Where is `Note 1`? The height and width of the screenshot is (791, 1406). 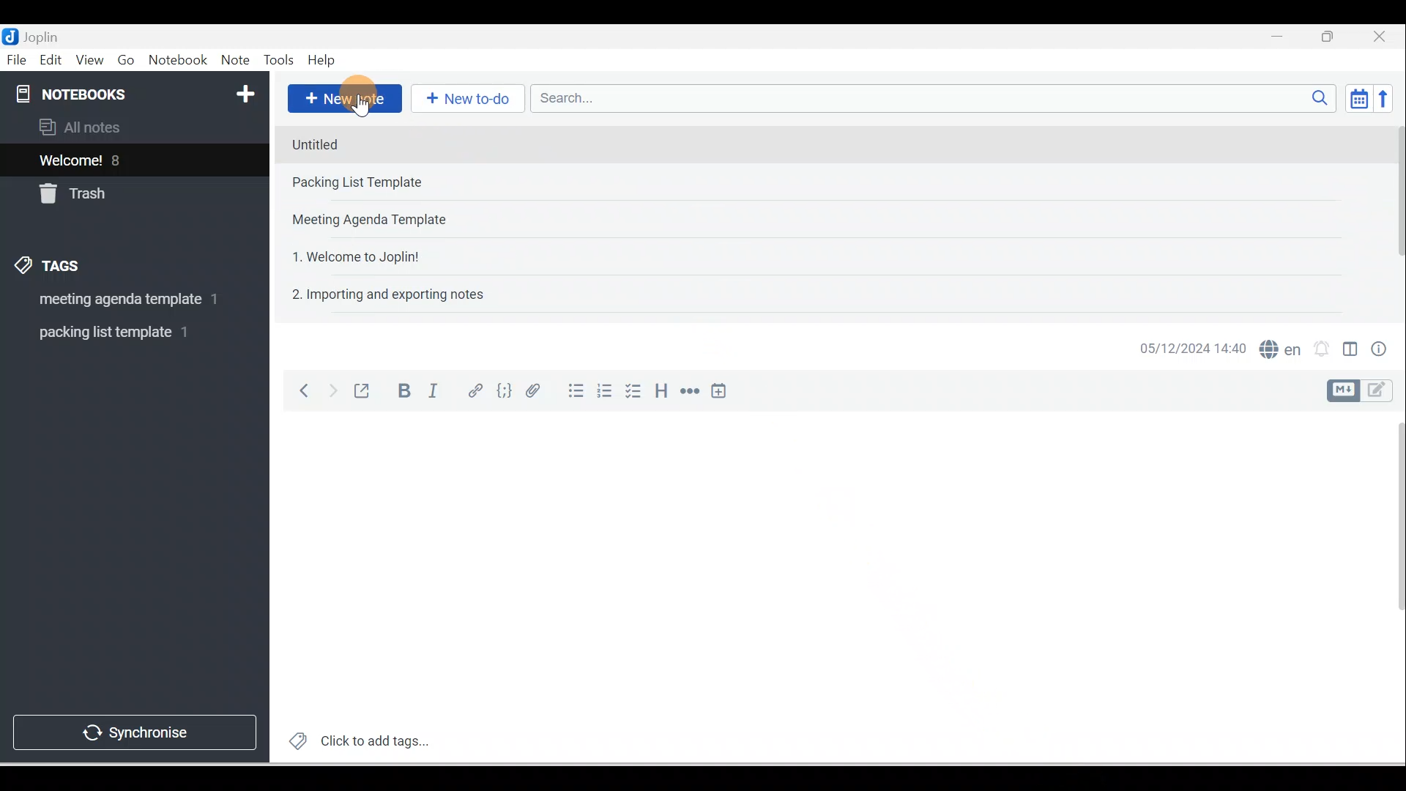
Note 1 is located at coordinates (402, 144).